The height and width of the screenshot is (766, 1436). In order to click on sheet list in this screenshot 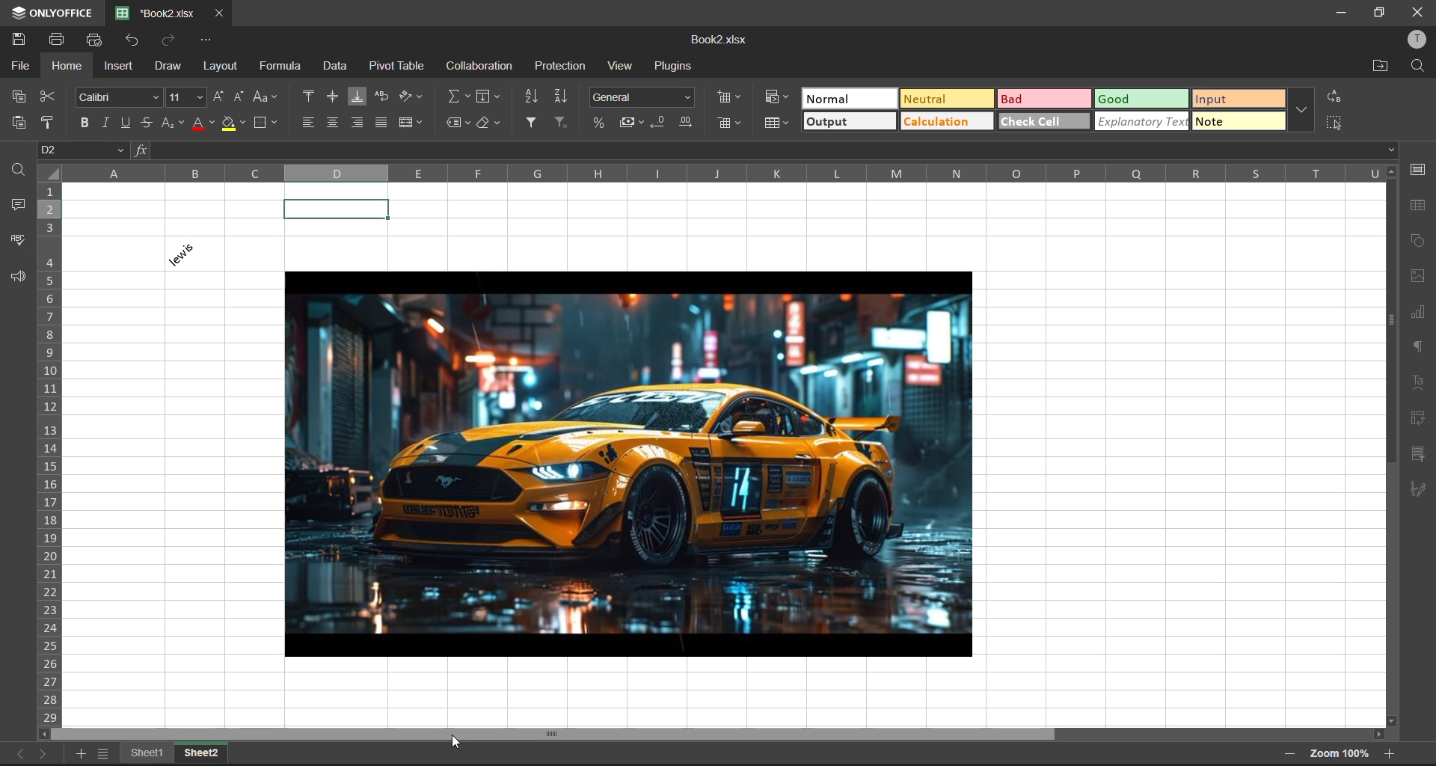, I will do `click(106, 755)`.